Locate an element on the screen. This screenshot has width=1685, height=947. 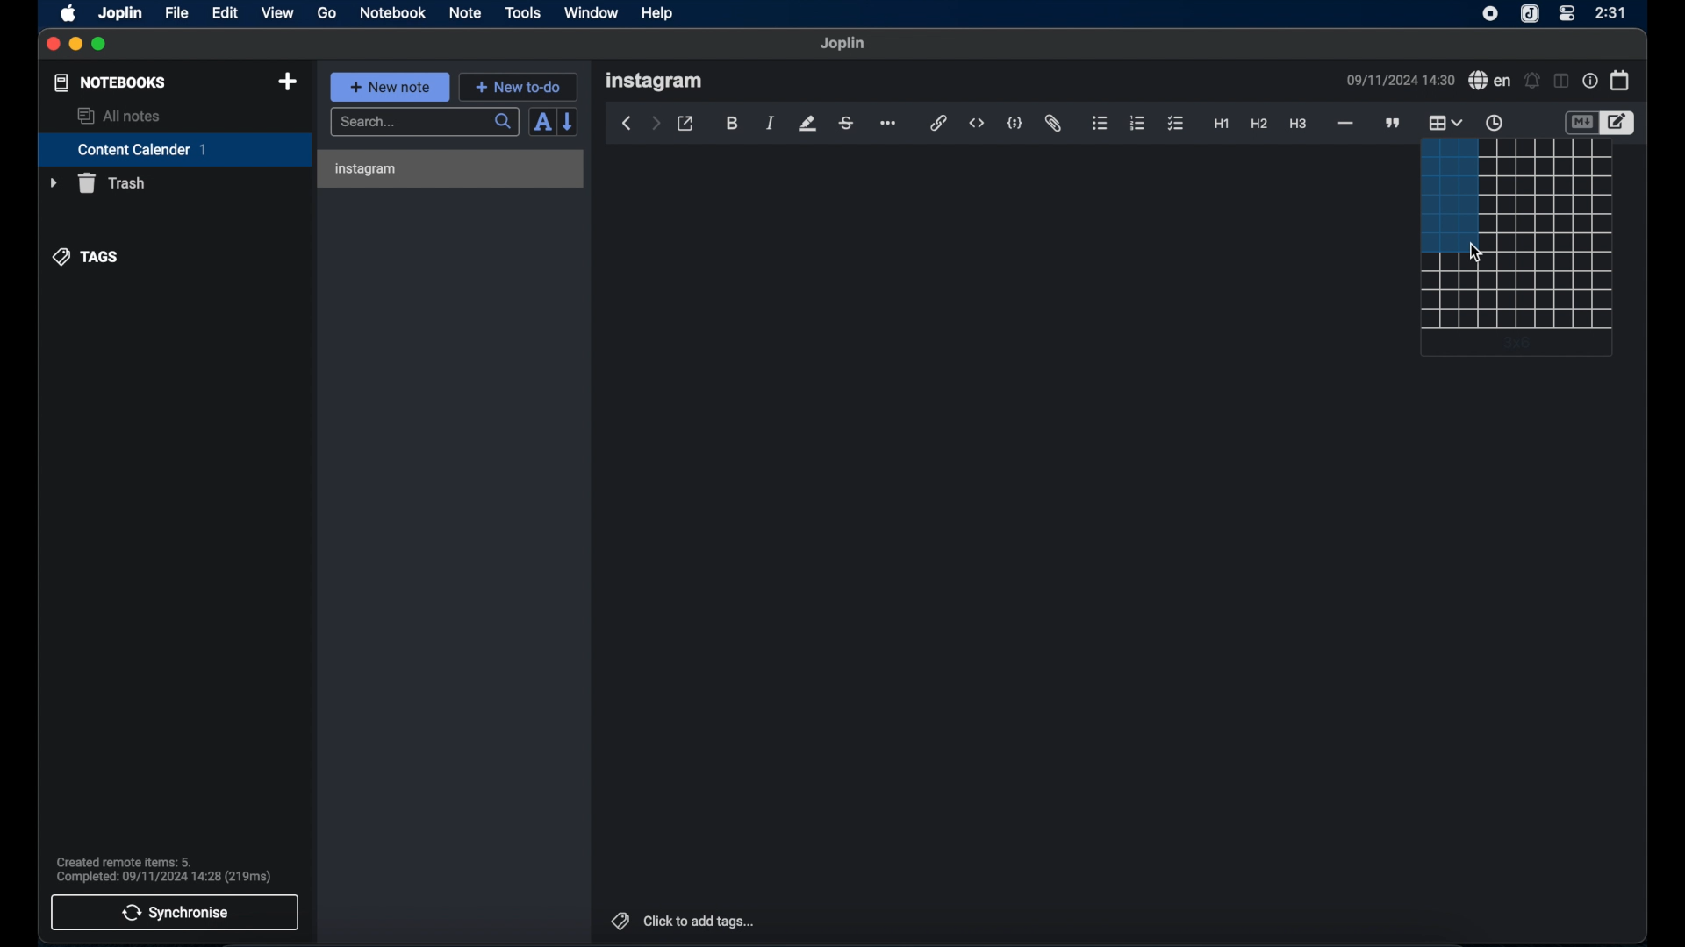
forward is located at coordinates (655, 125).